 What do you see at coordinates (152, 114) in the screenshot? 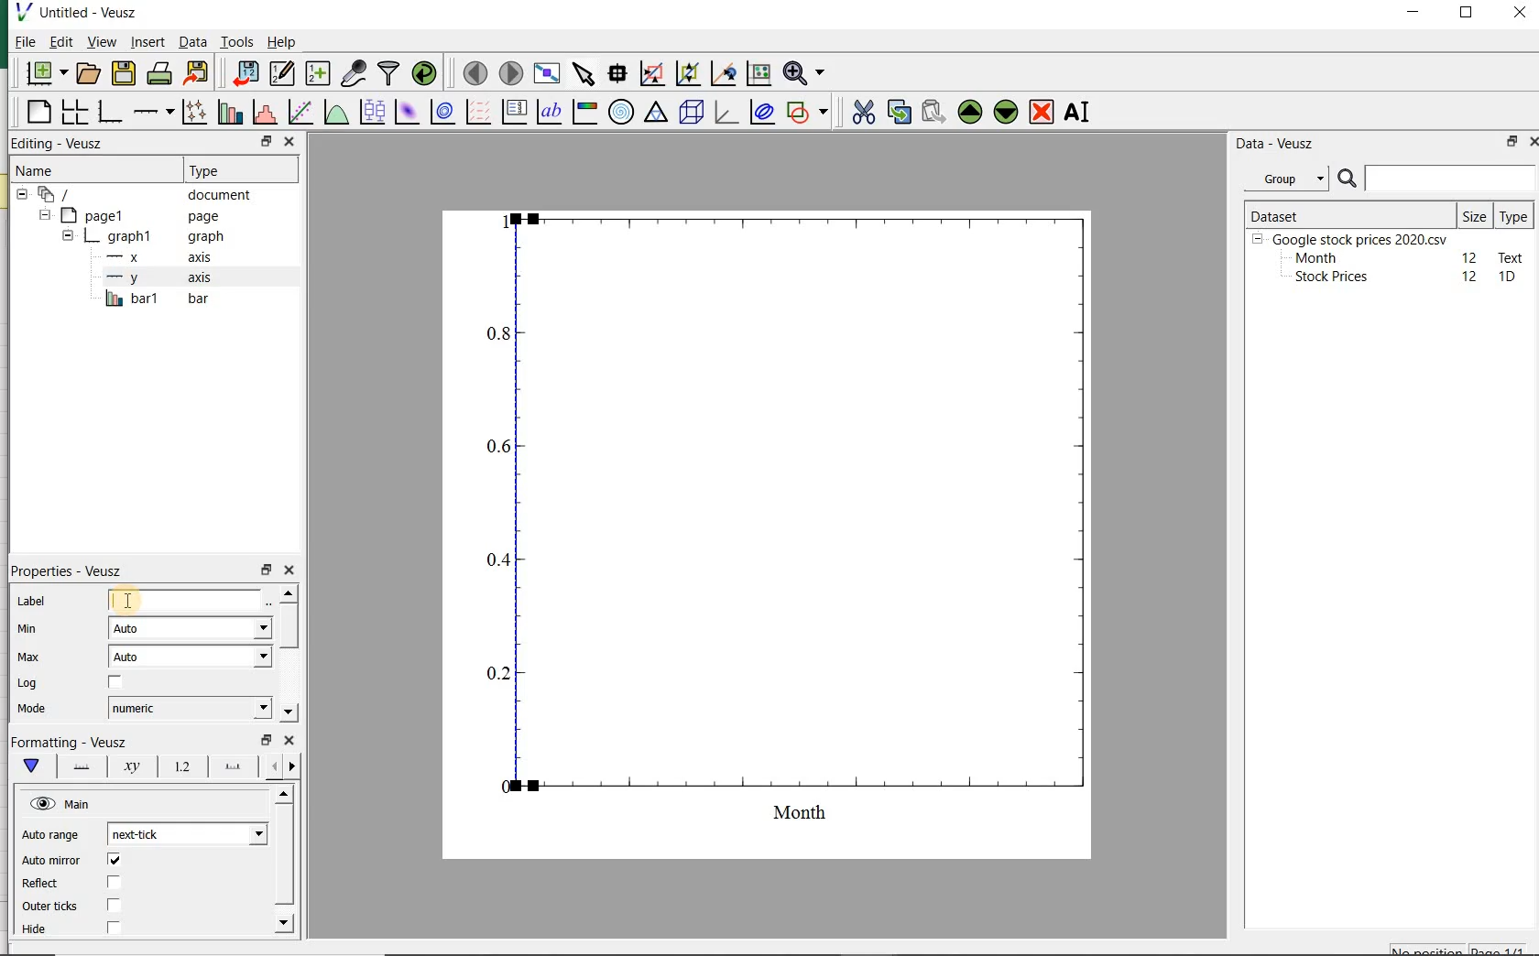
I see `add an axis to the plot` at bounding box center [152, 114].